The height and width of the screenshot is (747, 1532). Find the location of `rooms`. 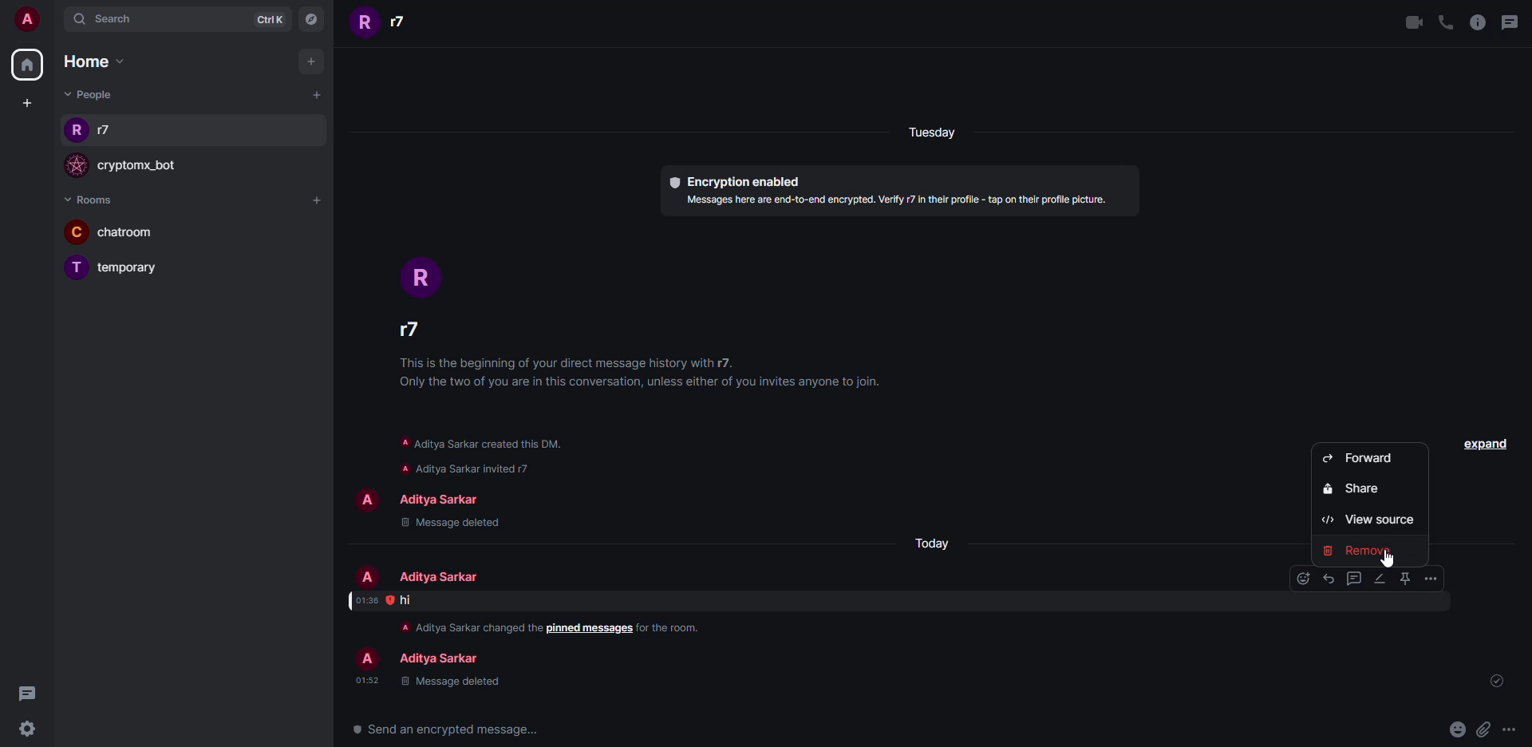

rooms is located at coordinates (88, 200).